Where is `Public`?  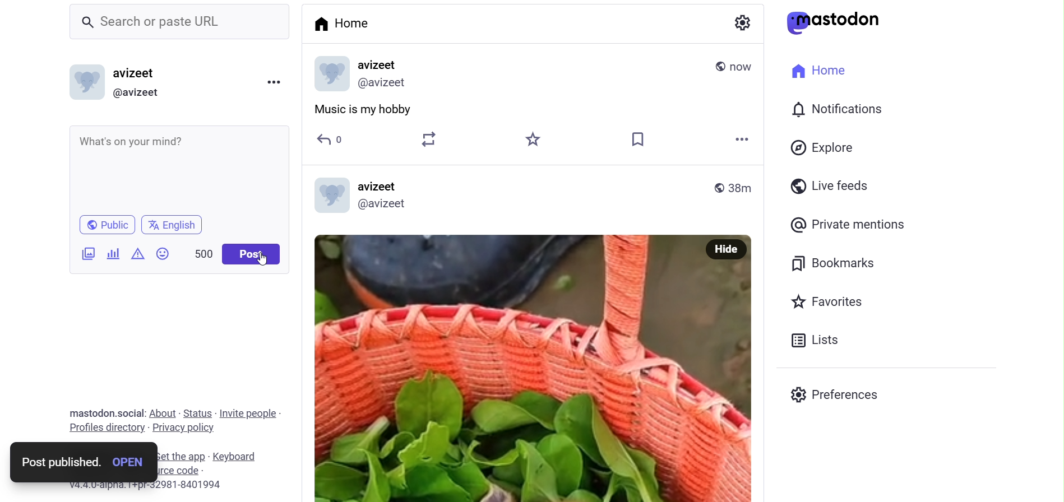
Public is located at coordinates (109, 224).